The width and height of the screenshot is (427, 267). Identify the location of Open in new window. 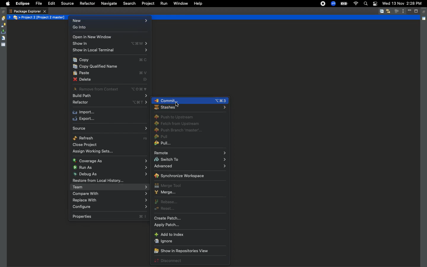
(93, 37).